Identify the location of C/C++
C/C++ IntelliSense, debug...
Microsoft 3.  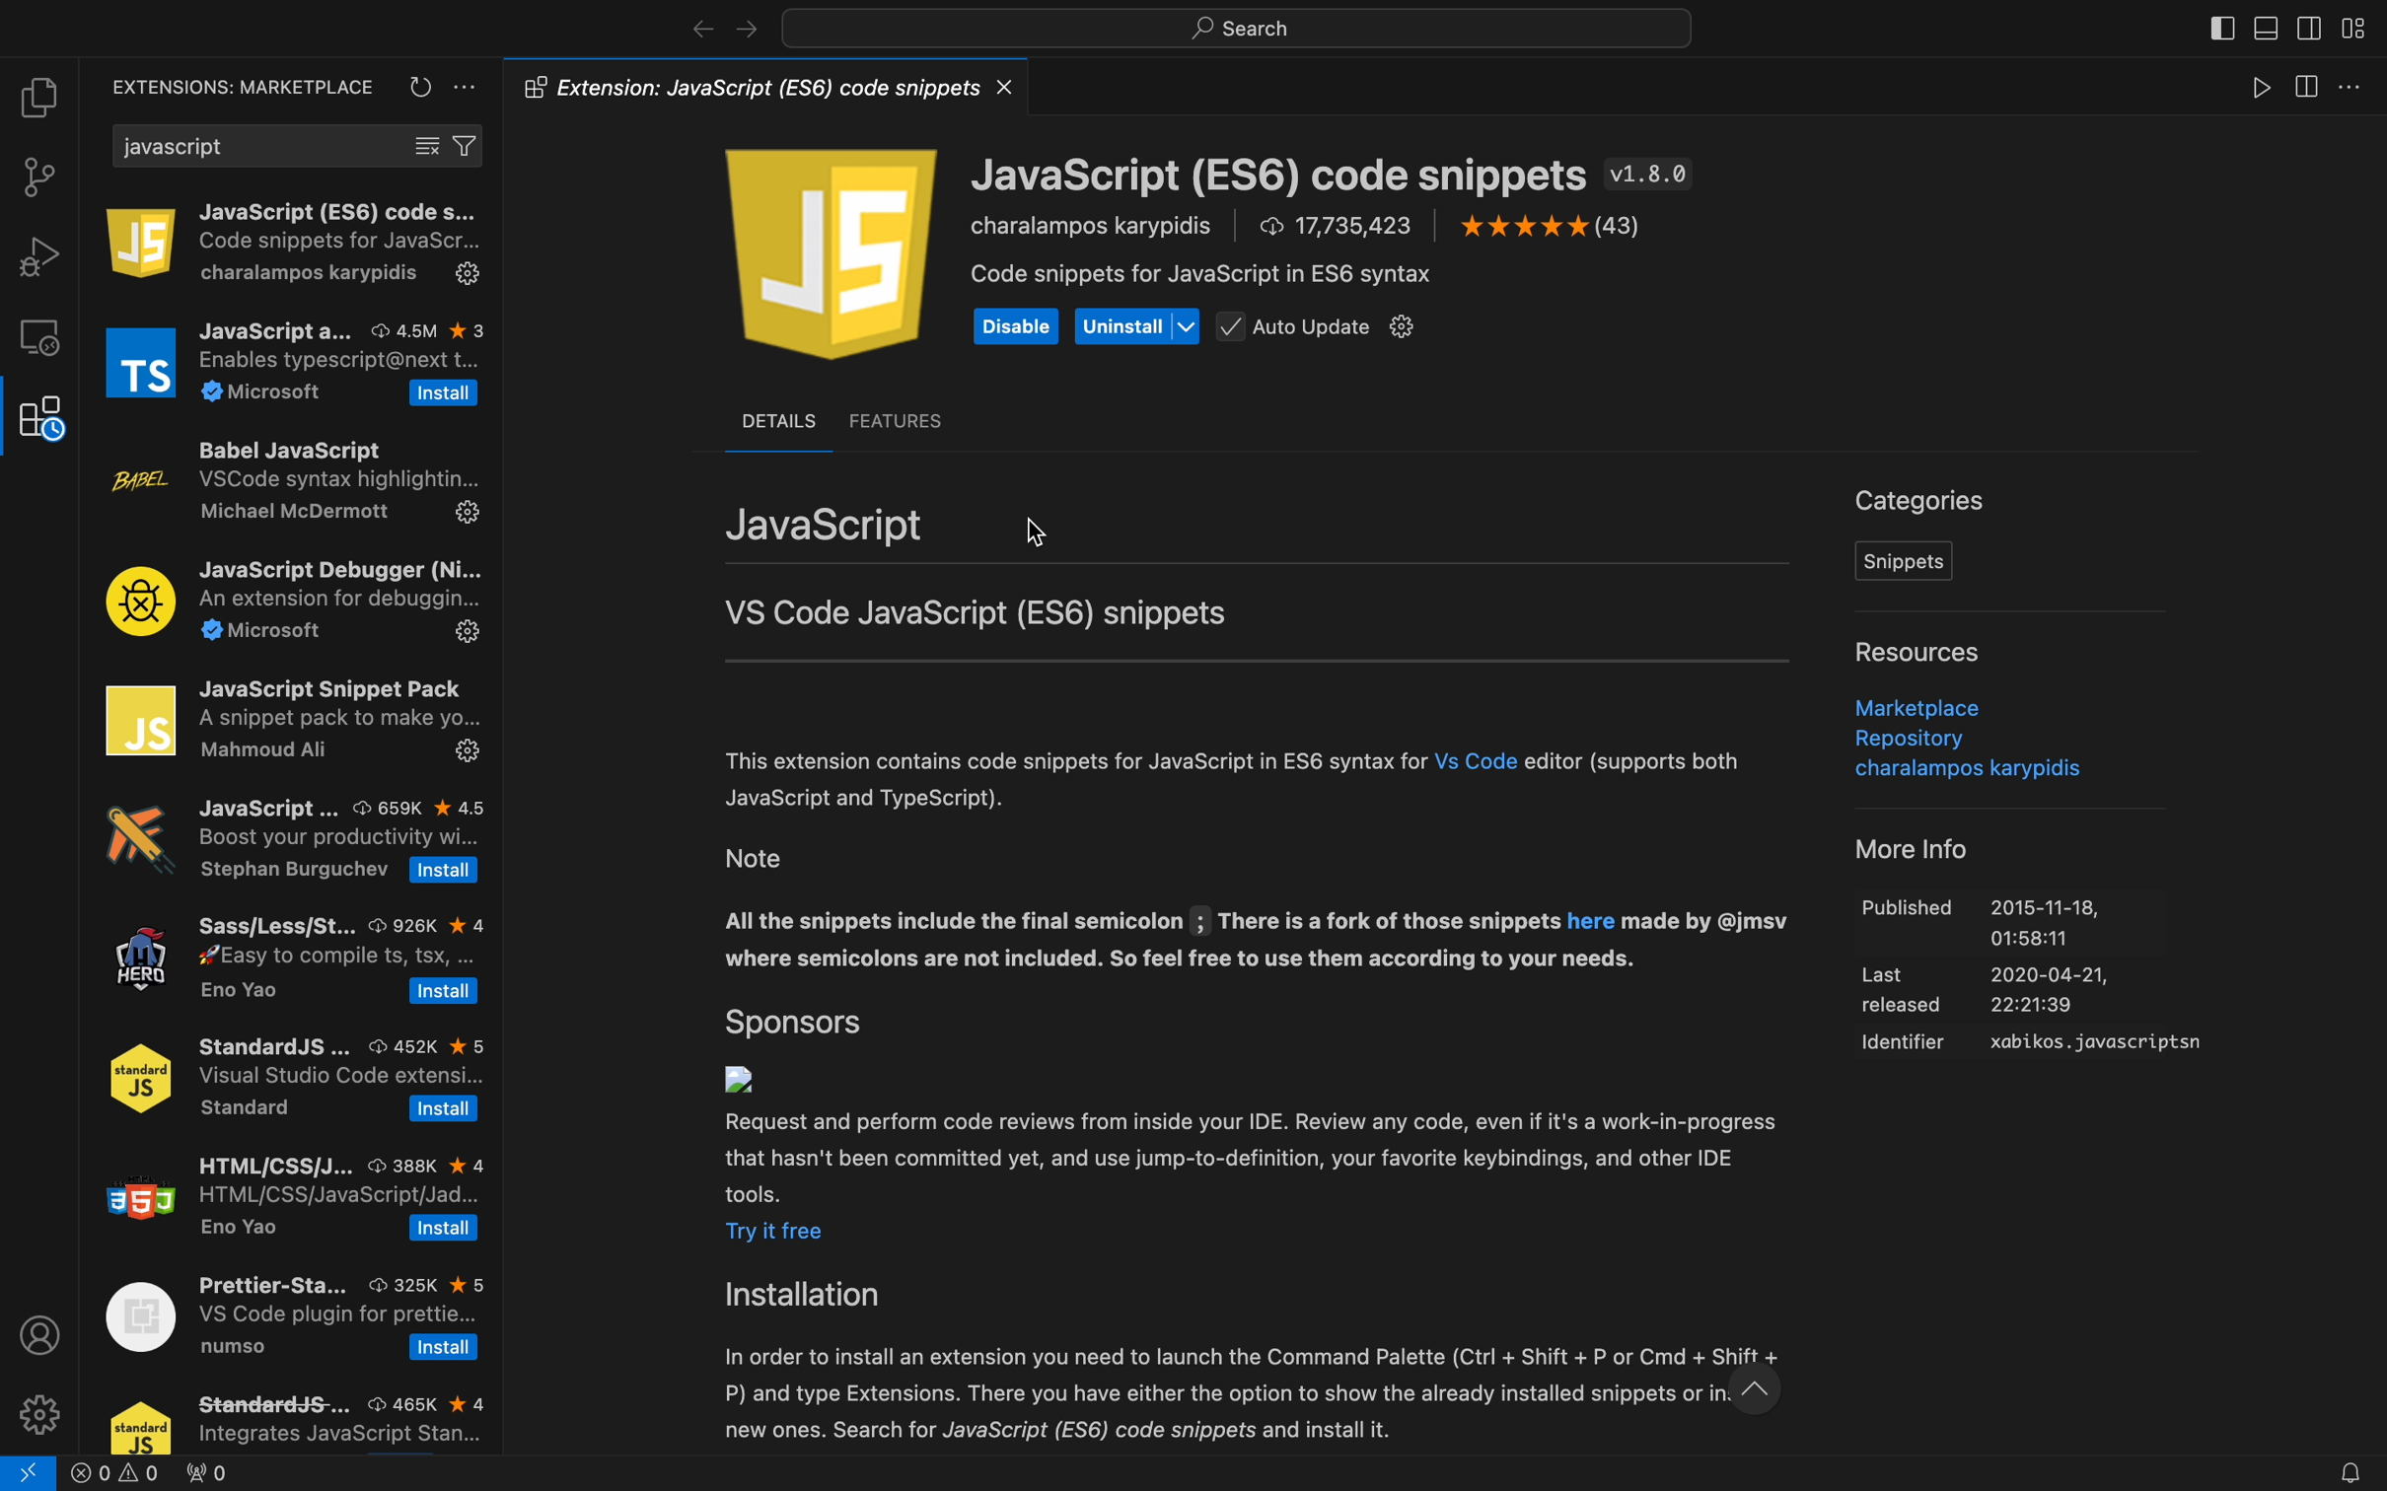
(287, 962).